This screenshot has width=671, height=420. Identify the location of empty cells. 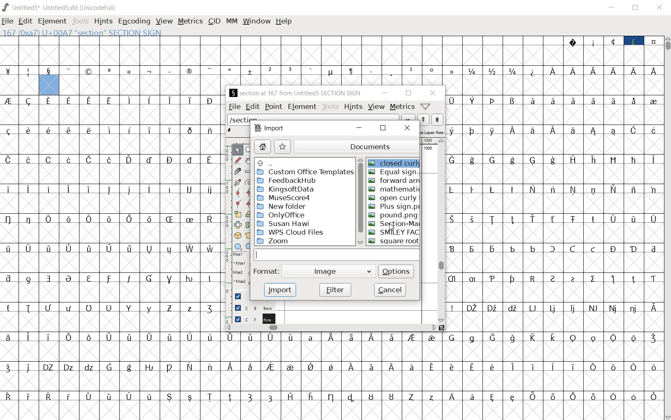
(112, 204).